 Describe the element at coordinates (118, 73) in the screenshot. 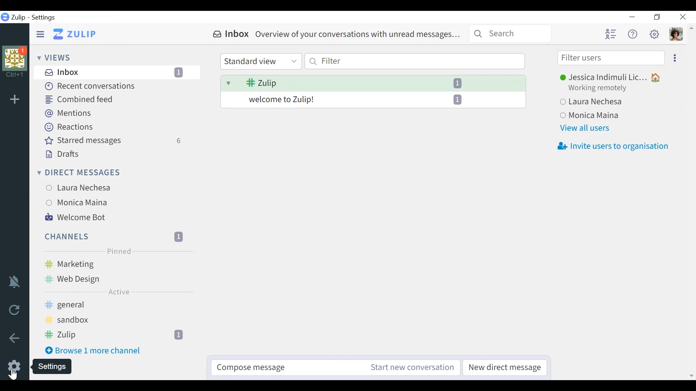

I see `Inbox` at that location.